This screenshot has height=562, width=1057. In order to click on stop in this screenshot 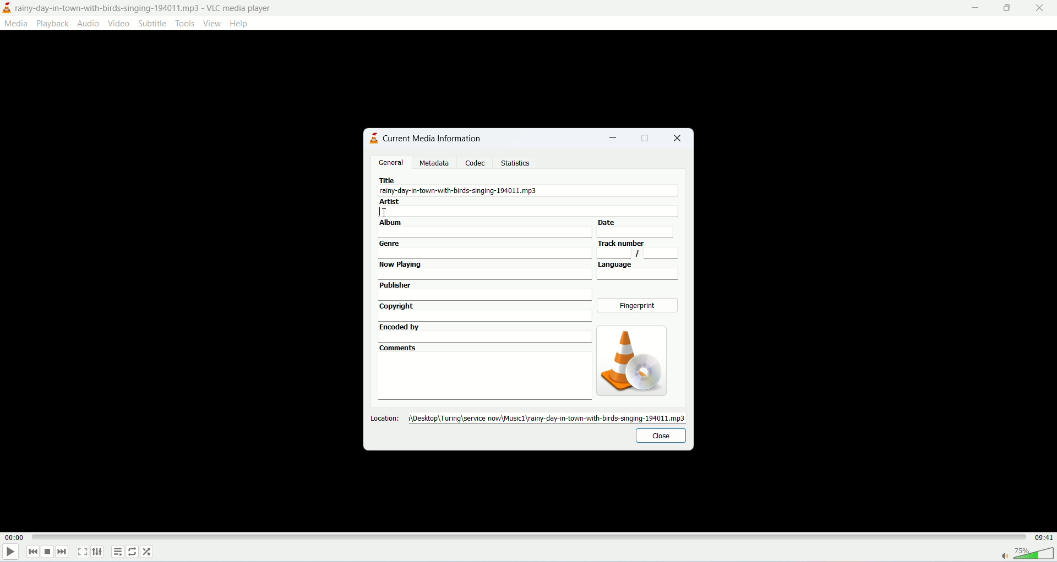, I will do `click(48, 550)`.